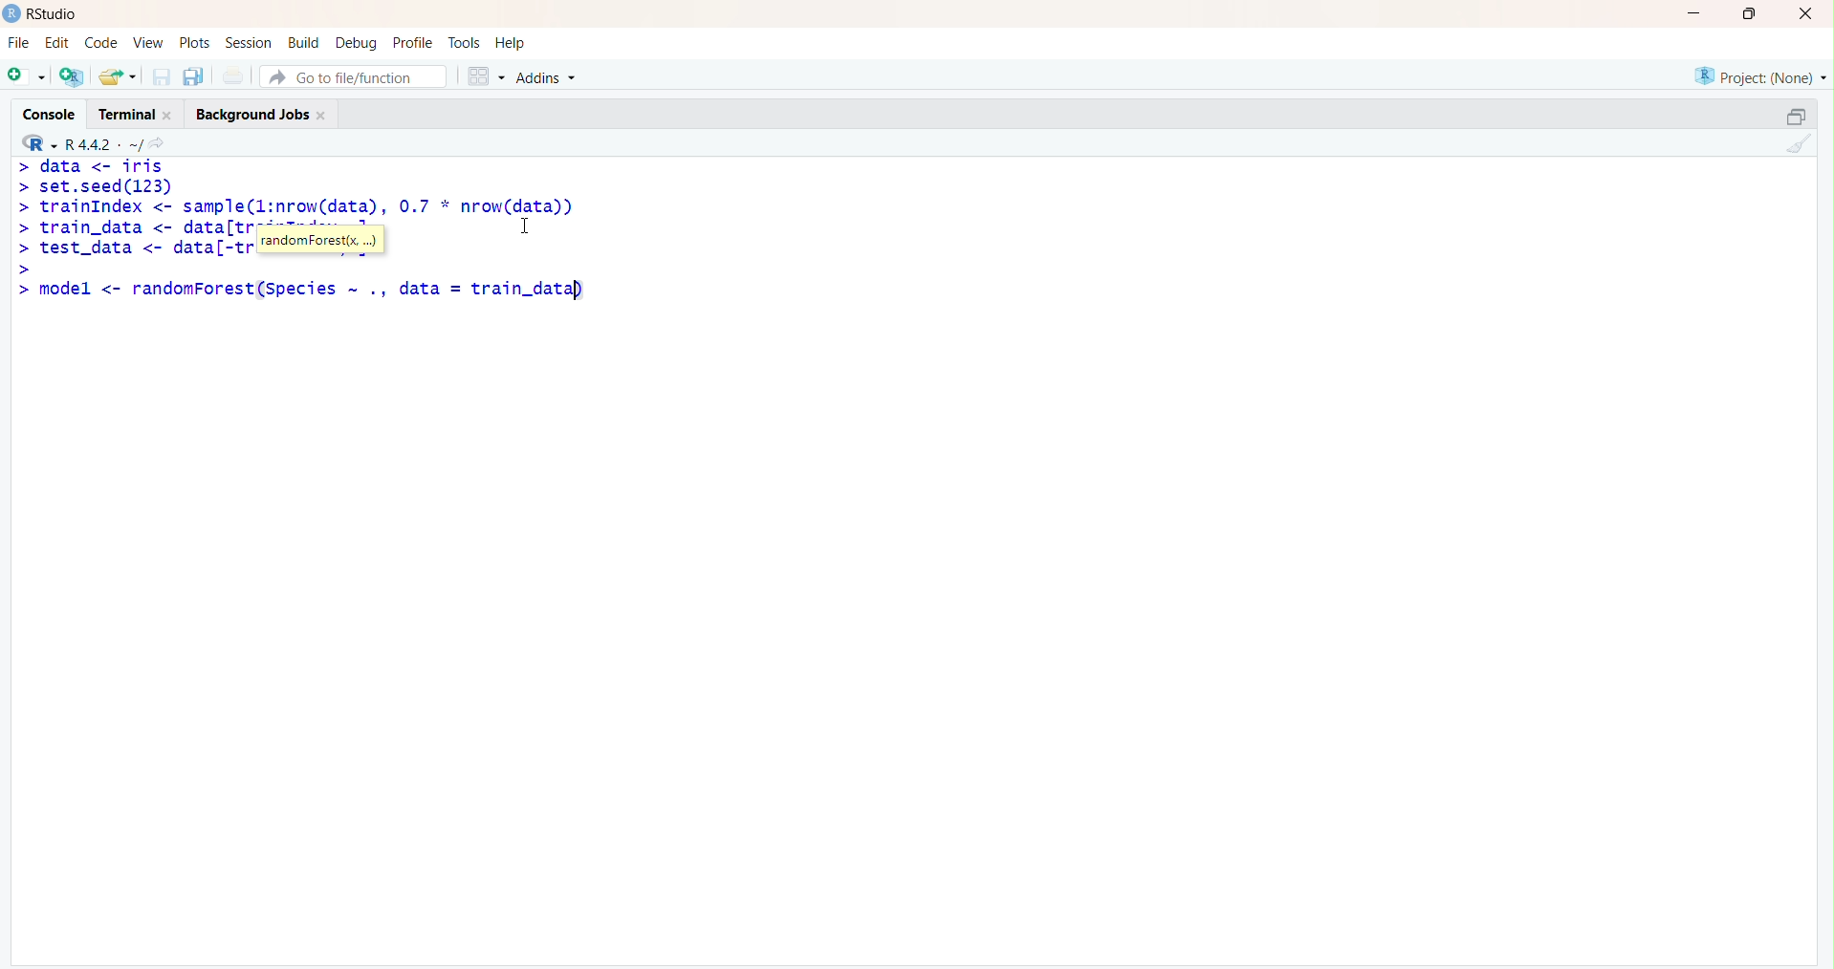 Image resolution: width=1834 pixels, height=969 pixels. What do you see at coordinates (22, 189) in the screenshot?
I see `Prompt cursor` at bounding box center [22, 189].